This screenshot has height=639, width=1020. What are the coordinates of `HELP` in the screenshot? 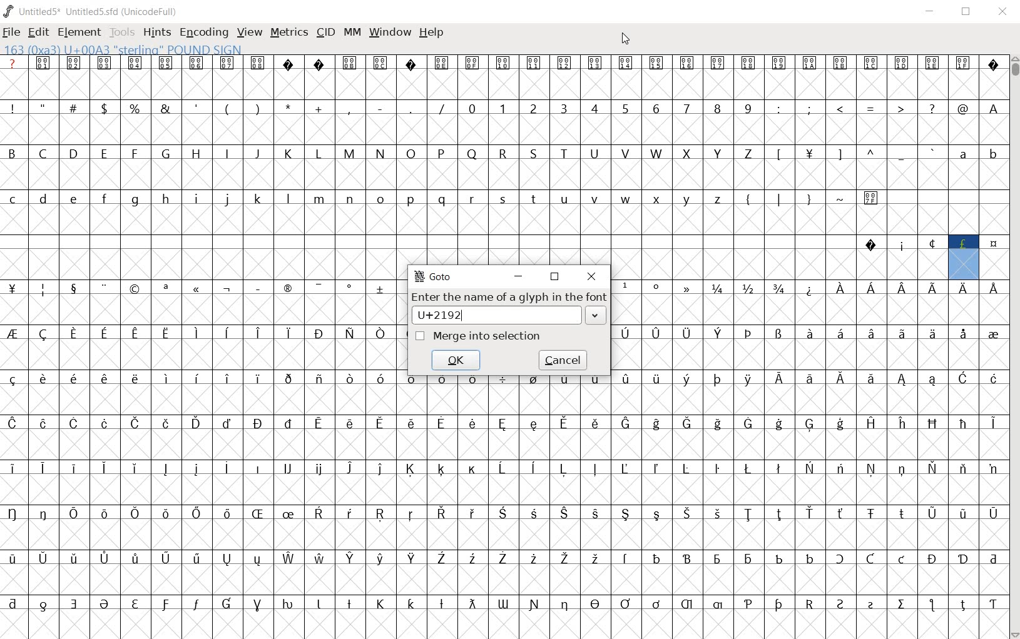 It's located at (434, 33).